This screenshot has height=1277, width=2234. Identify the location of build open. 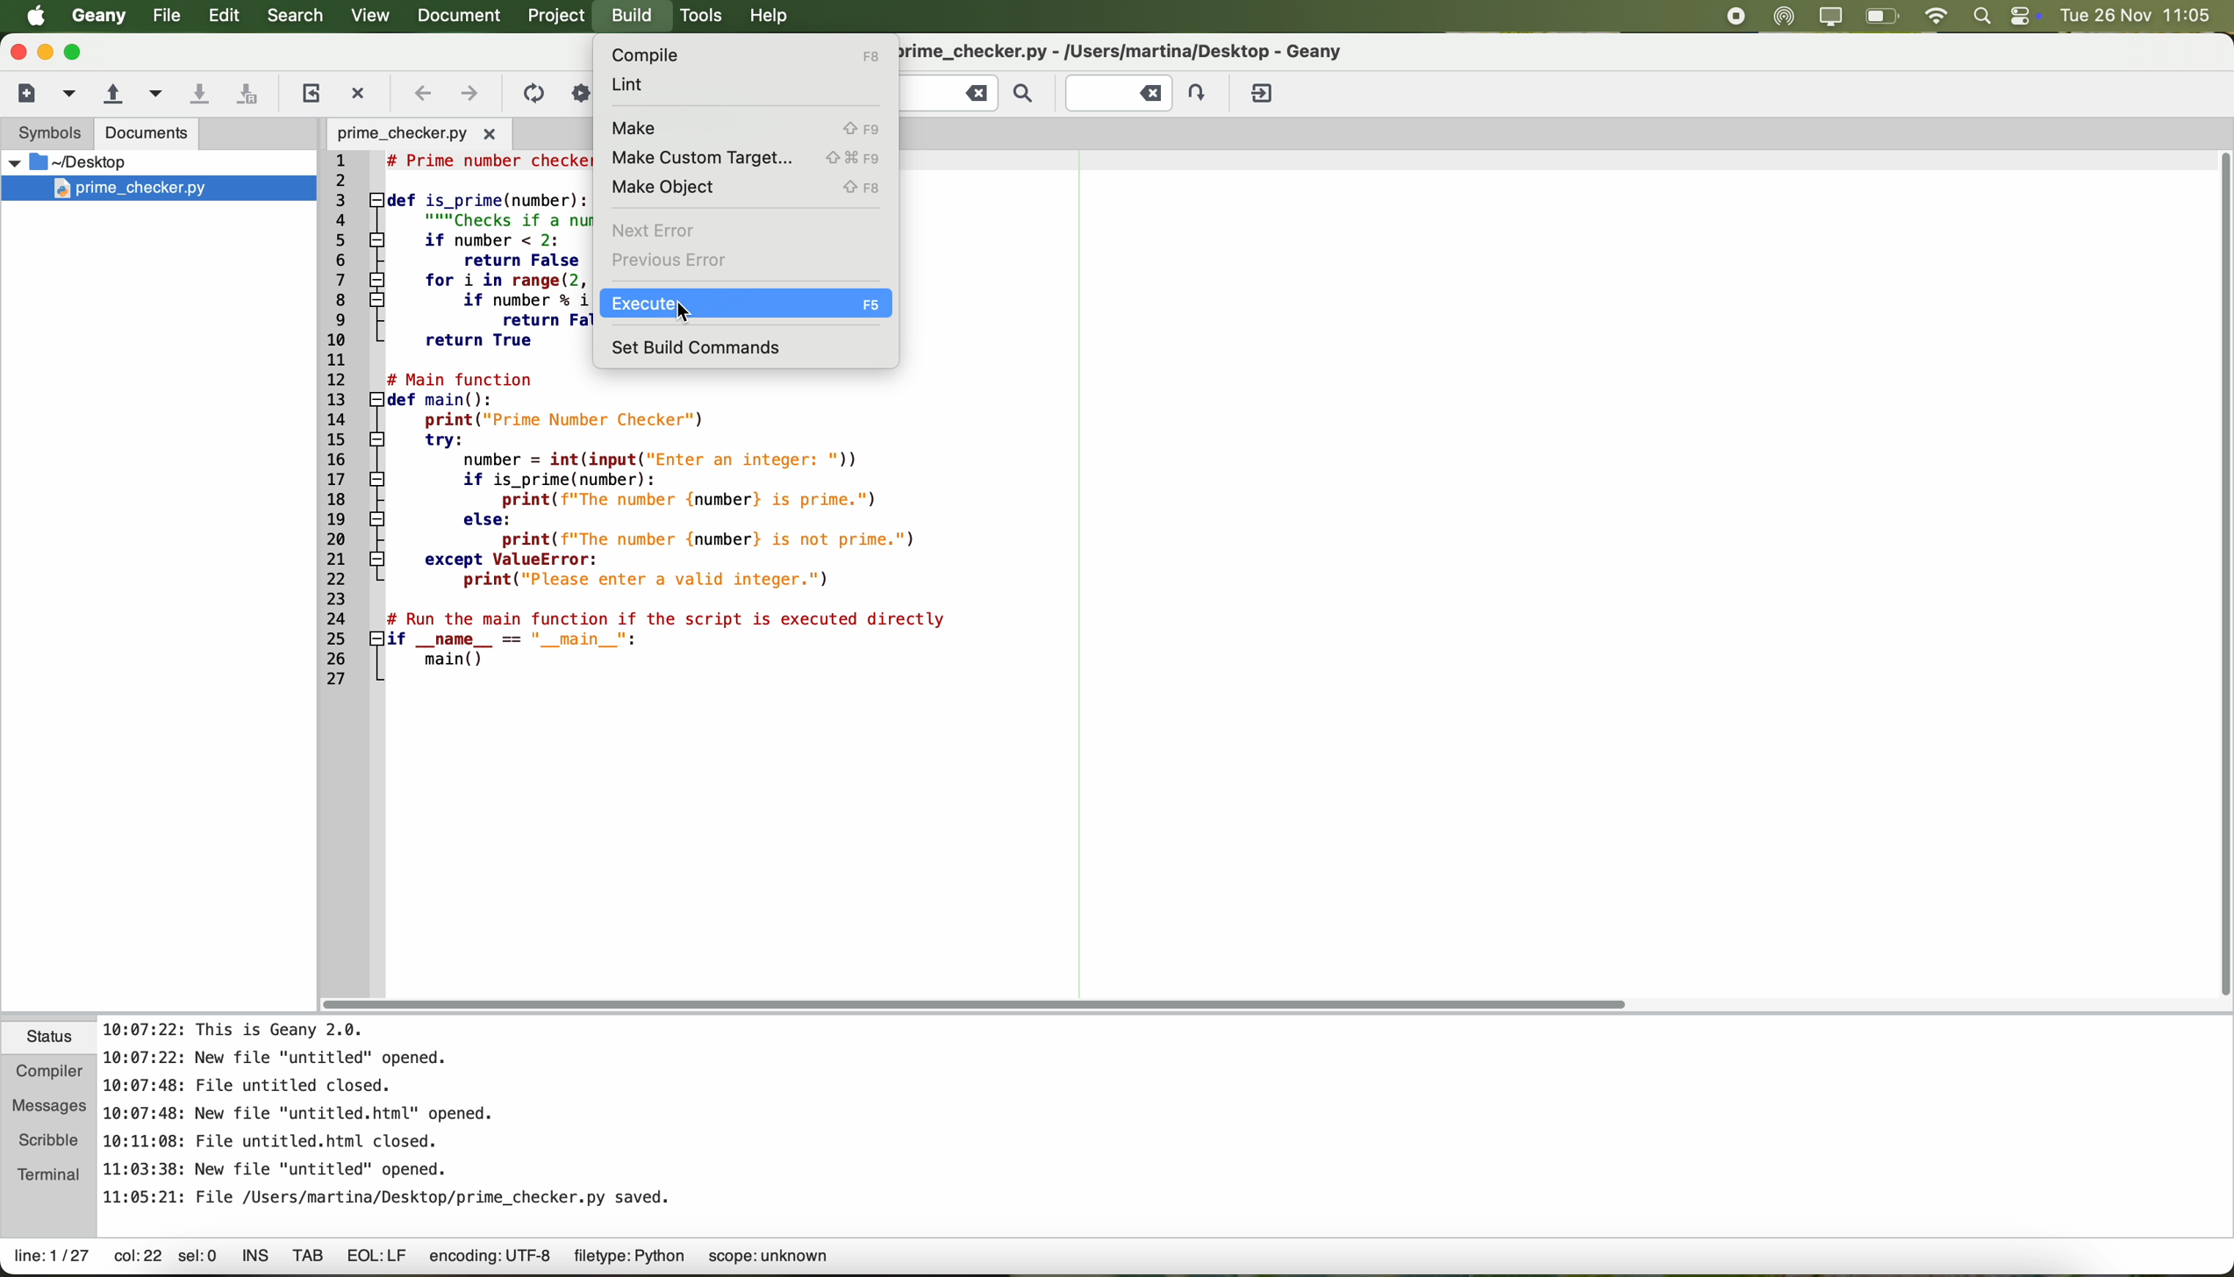
(634, 18).